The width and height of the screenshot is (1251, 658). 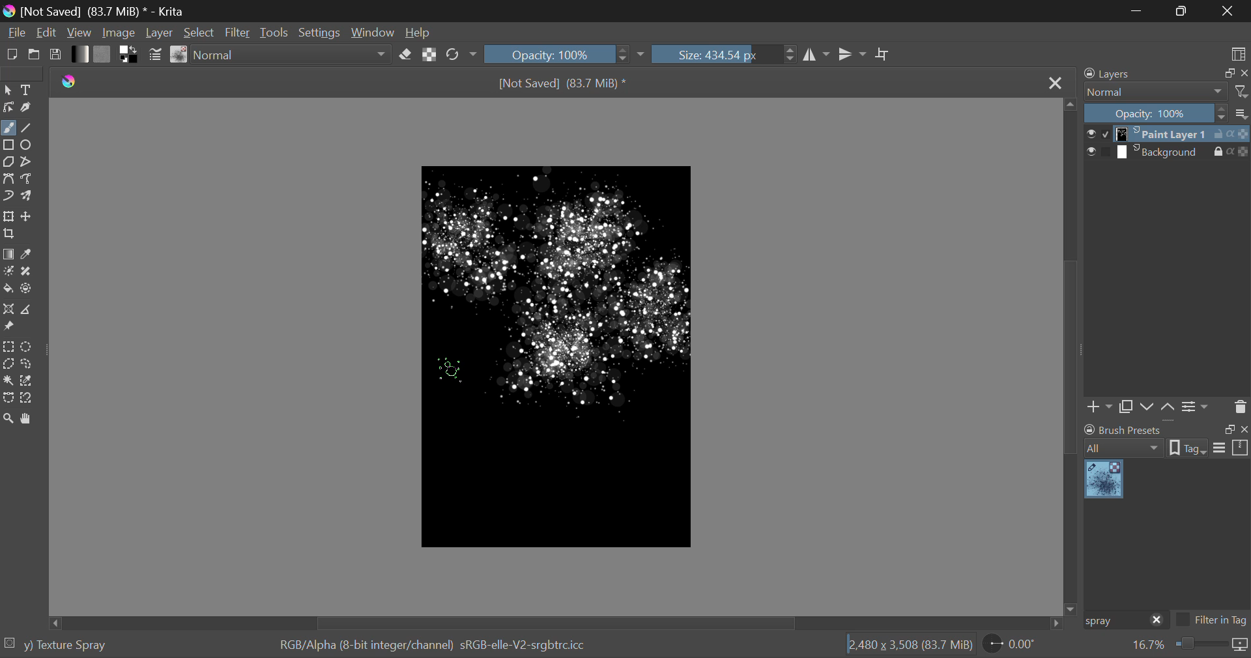 What do you see at coordinates (27, 290) in the screenshot?
I see `Enclose and Fill` at bounding box center [27, 290].